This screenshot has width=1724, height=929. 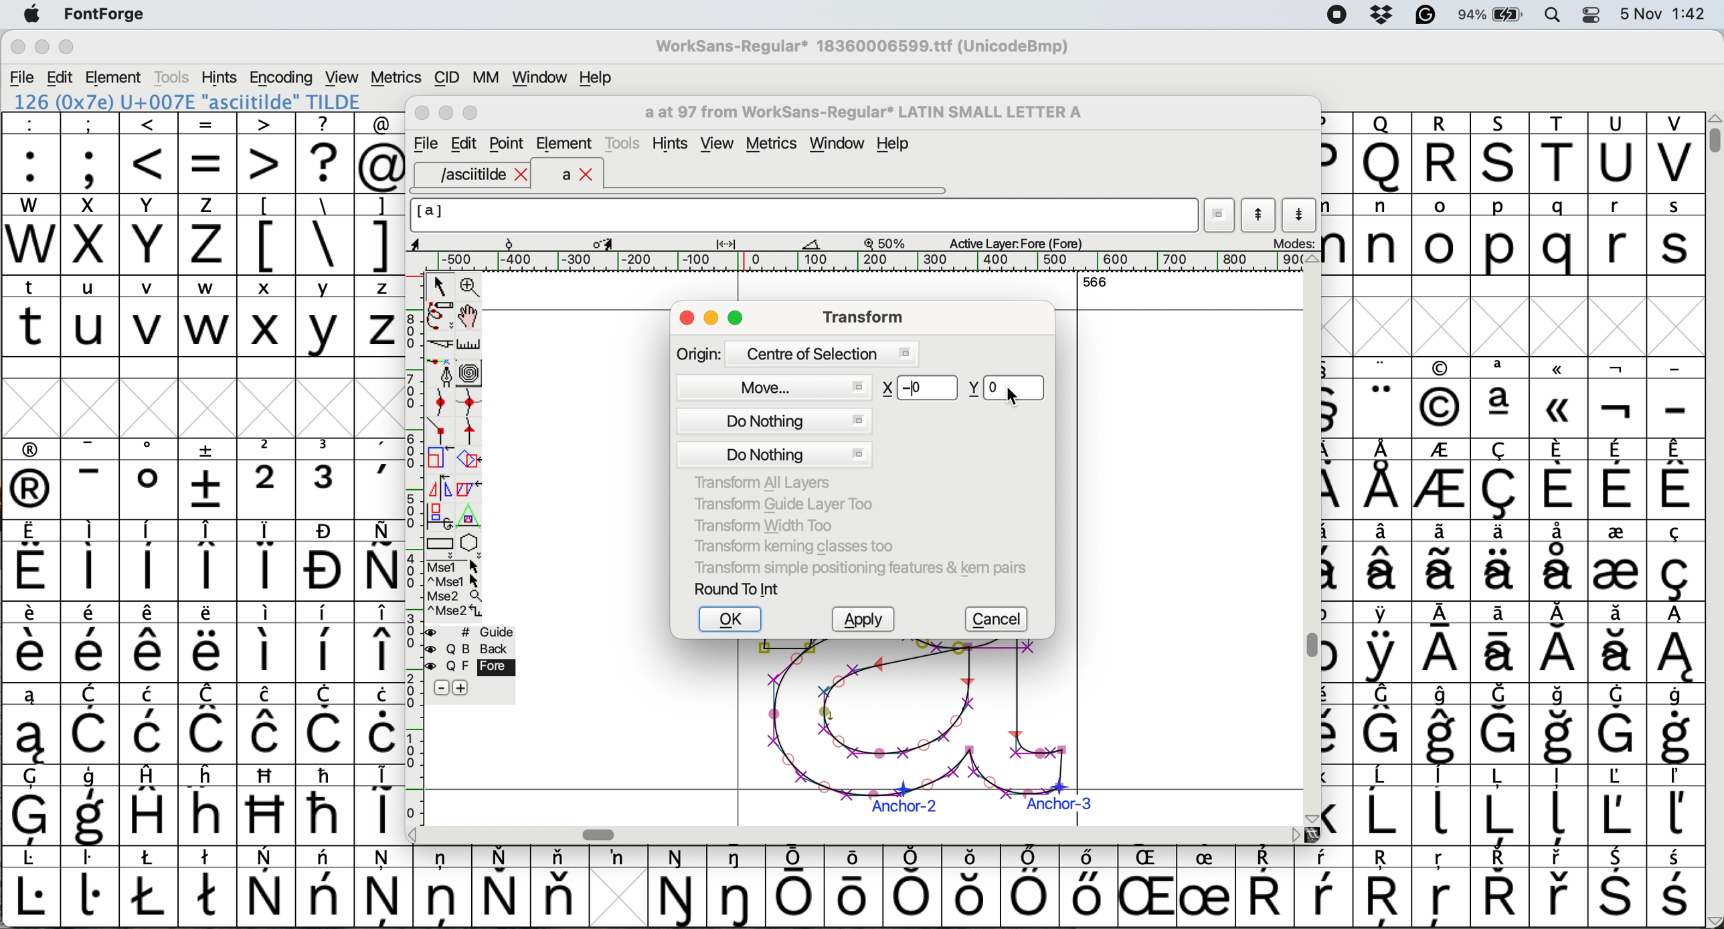 I want to click on symbol, so click(x=91, y=807).